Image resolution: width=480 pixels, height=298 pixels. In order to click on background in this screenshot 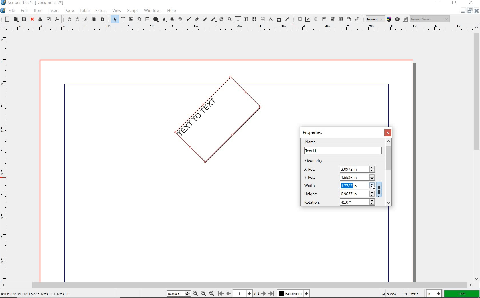, I will do `click(294, 293)`.